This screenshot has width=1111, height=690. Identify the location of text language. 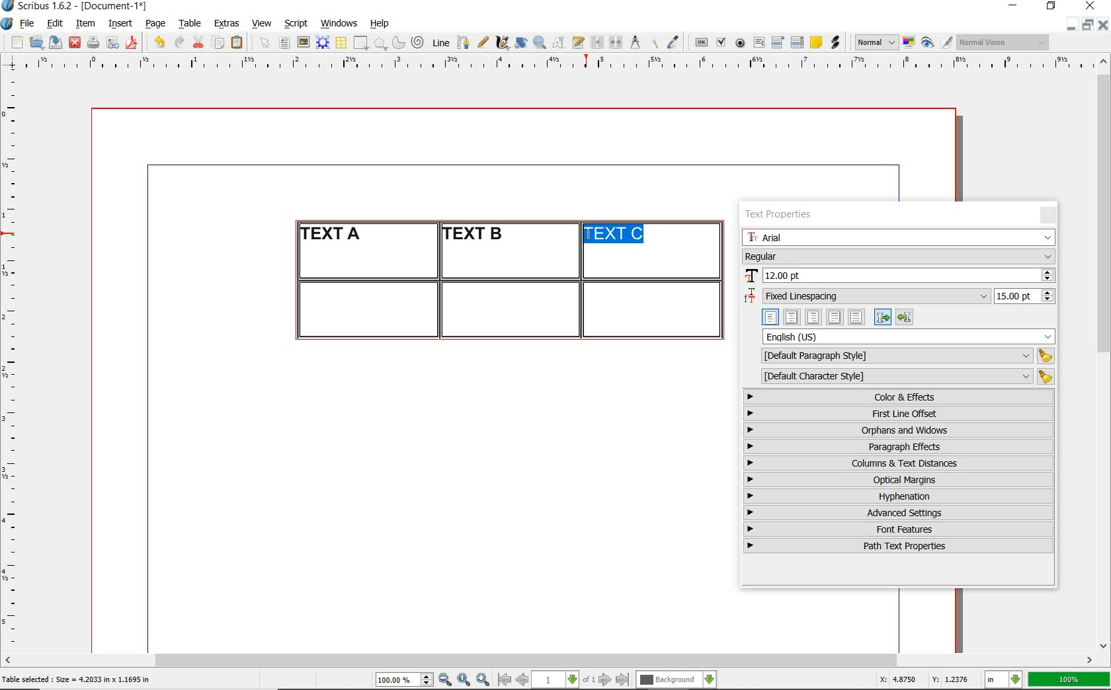
(909, 336).